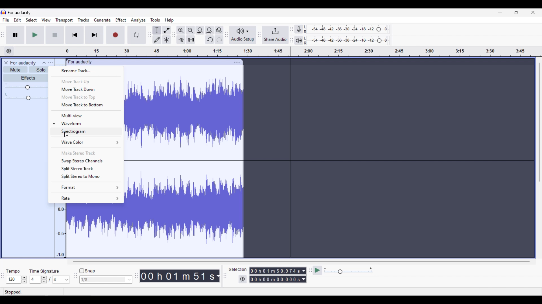  I want to click on Move track to top, so click(86, 97).